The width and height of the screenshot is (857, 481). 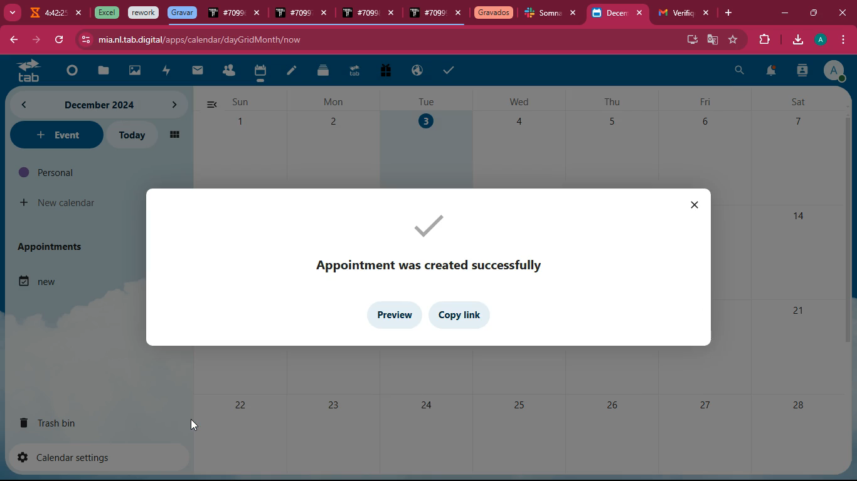 What do you see at coordinates (359, 14) in the screenshot?
I see `tab` at bounding box center [359, 14].